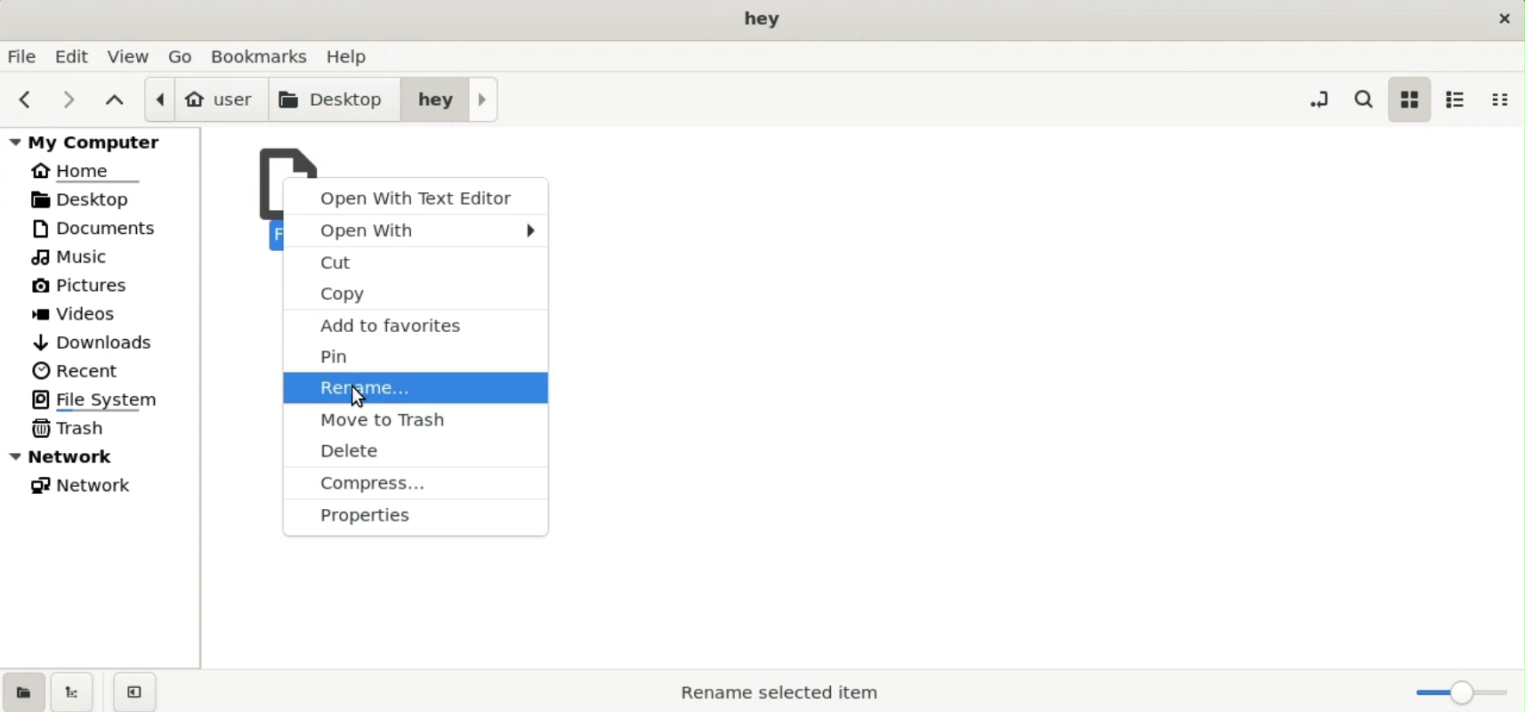  Describe the element at coordinates (417, 263) in the screenshot. I see `cut` at that location.